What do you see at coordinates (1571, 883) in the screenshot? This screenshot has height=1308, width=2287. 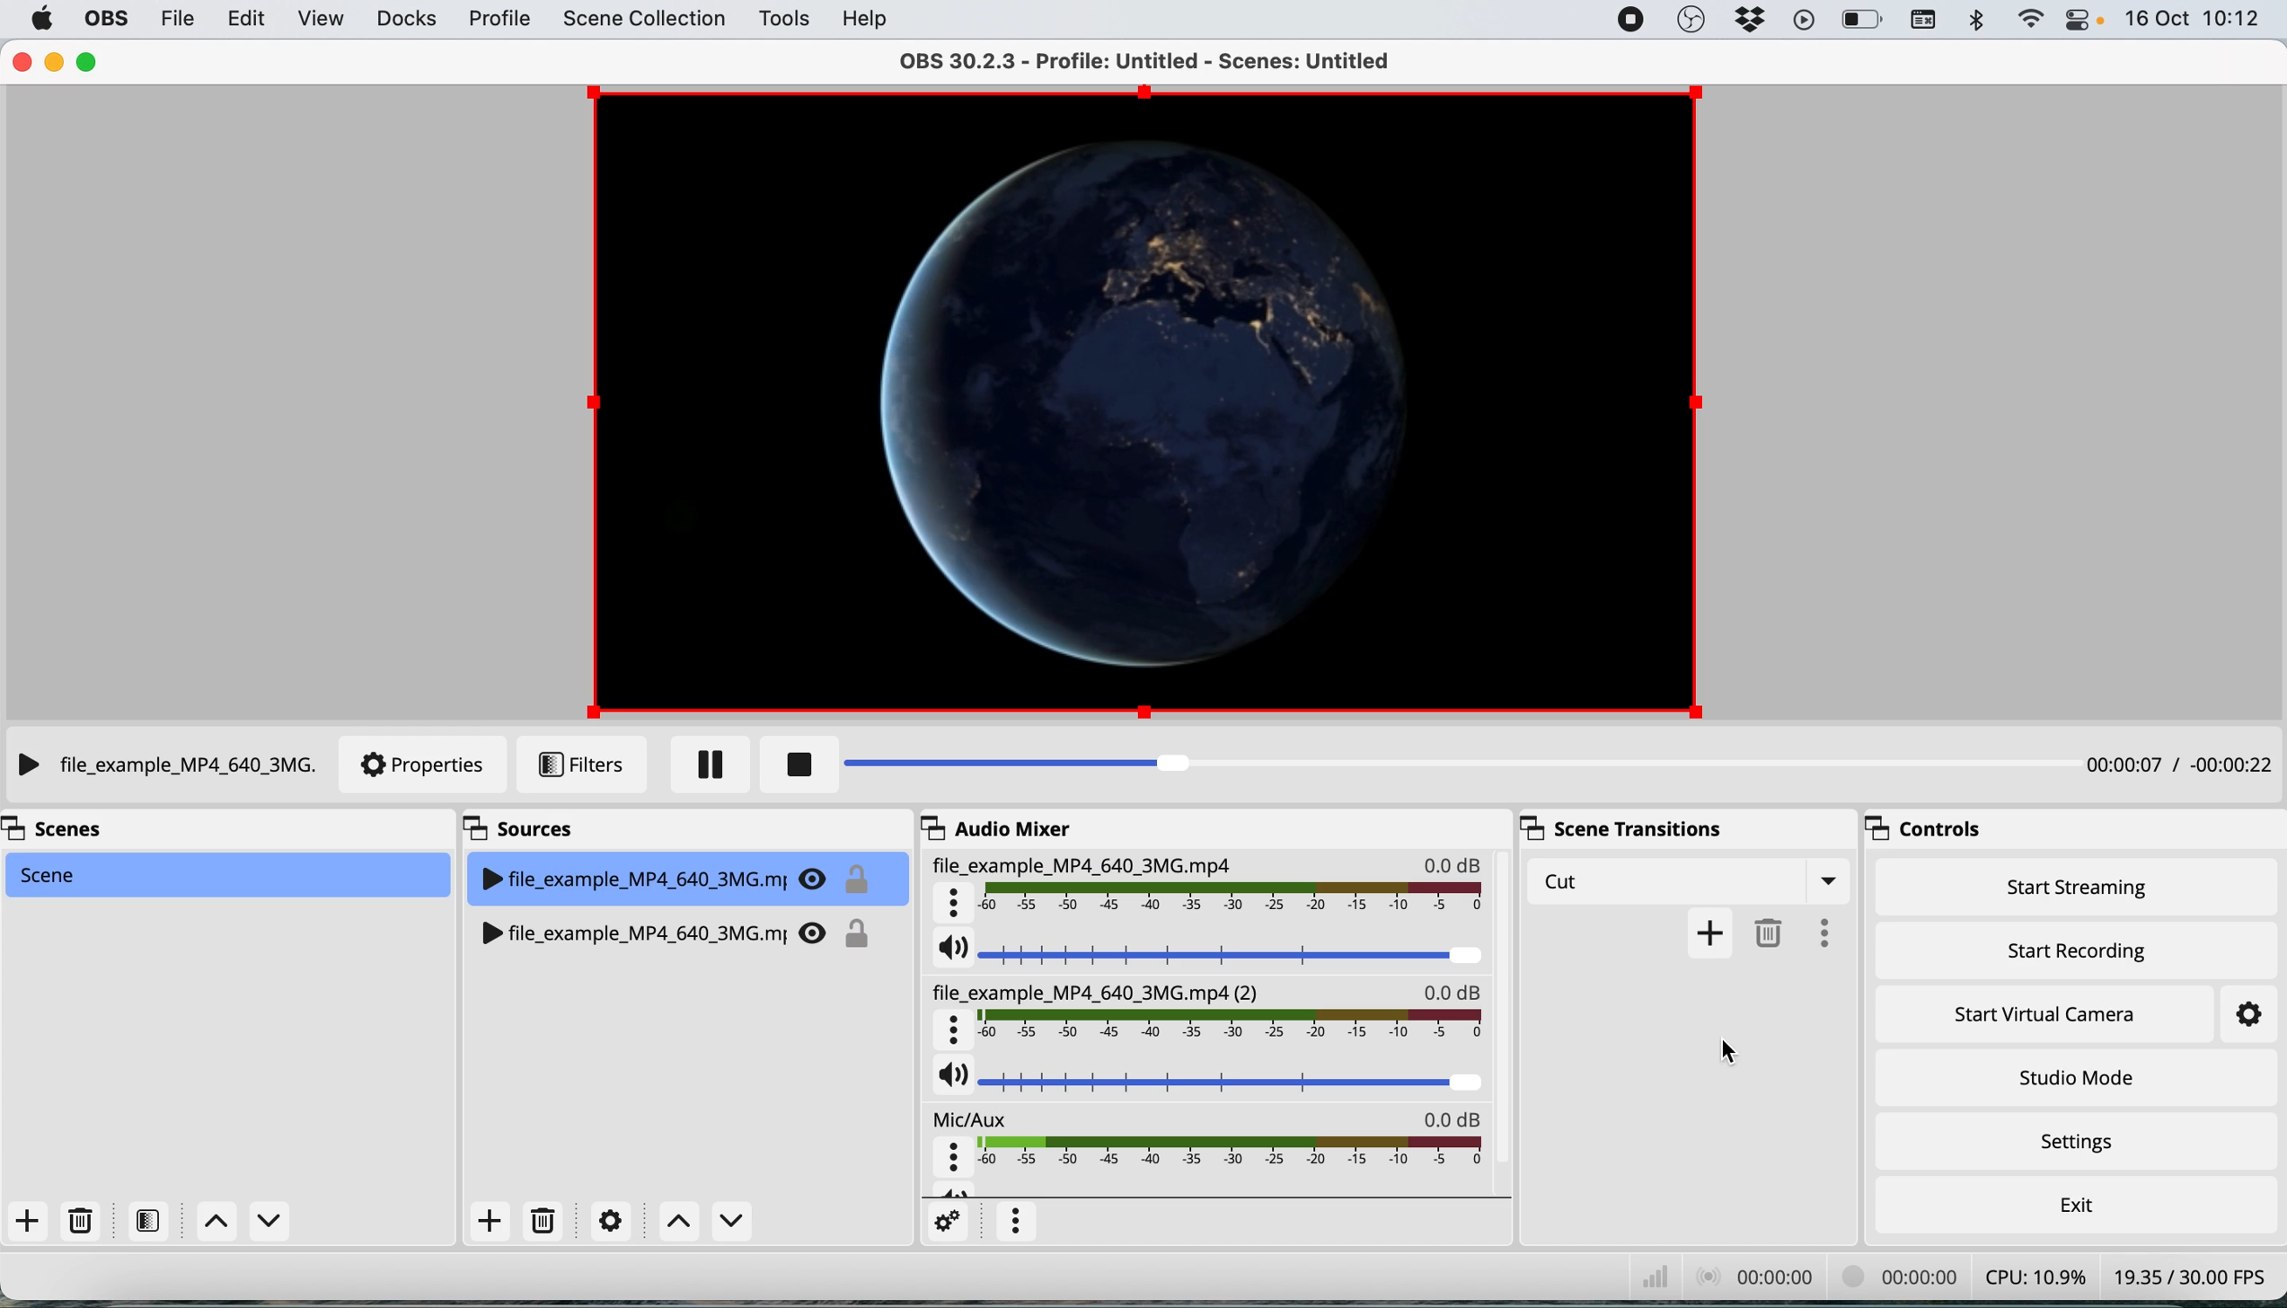 I see `fade` at bounding box center [1571, 883].